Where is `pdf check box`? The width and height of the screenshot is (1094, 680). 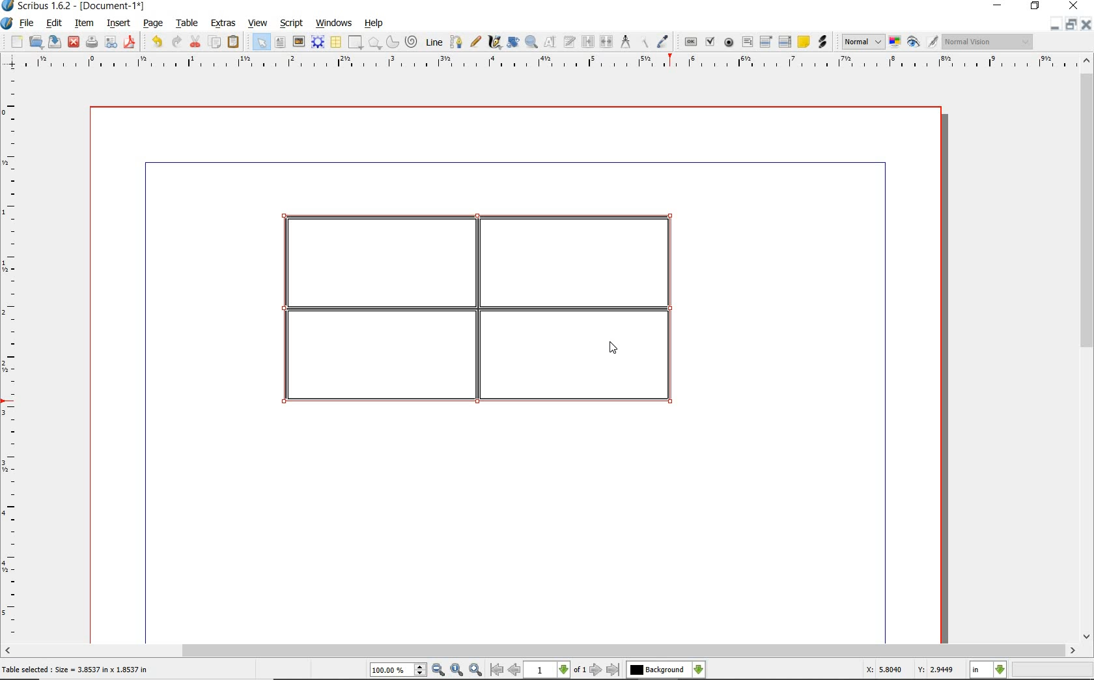
pdf check box is located at coordinates (712, 43).